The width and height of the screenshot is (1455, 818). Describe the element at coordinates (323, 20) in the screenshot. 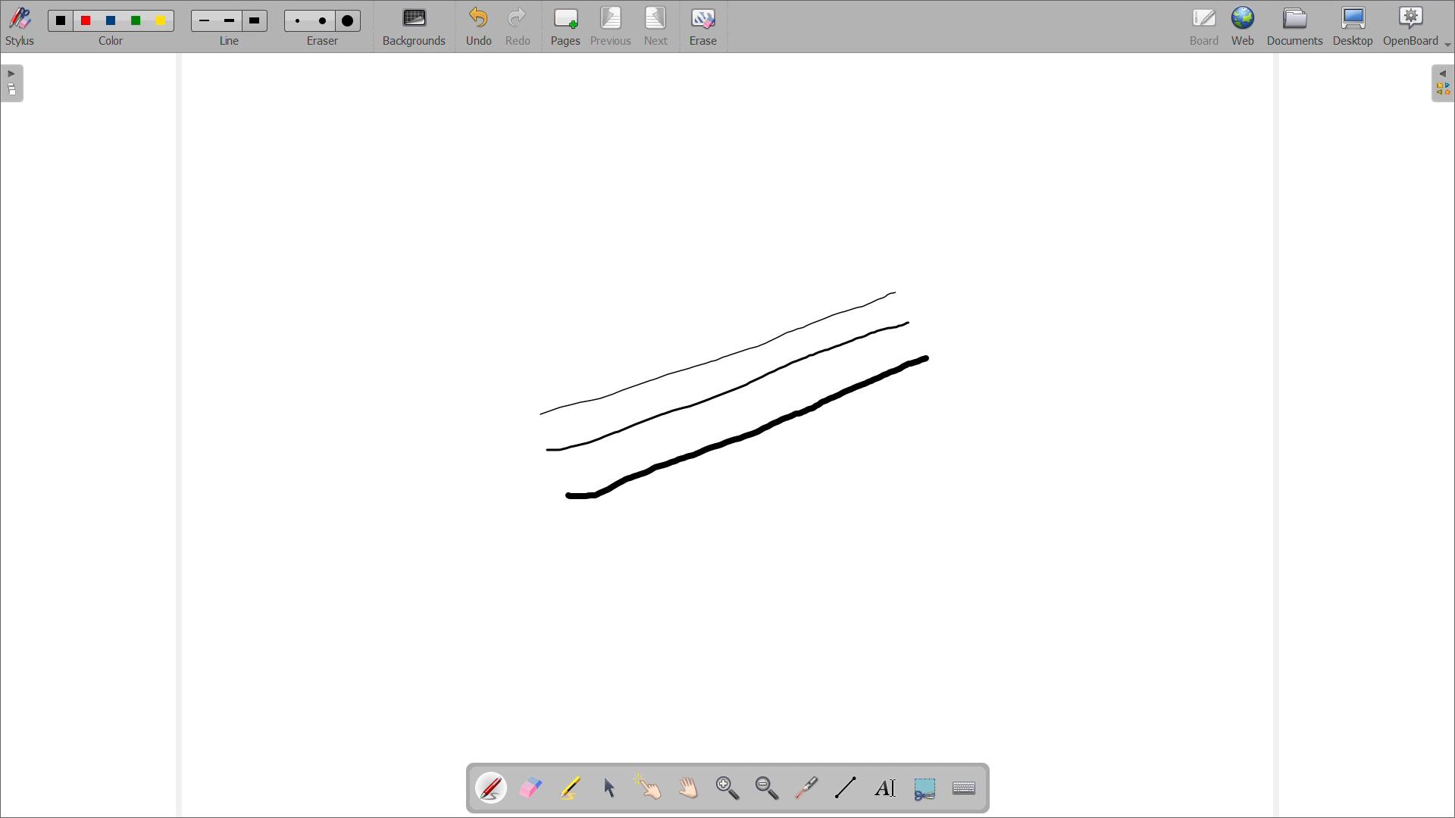

I see `Eraser size` at that location.